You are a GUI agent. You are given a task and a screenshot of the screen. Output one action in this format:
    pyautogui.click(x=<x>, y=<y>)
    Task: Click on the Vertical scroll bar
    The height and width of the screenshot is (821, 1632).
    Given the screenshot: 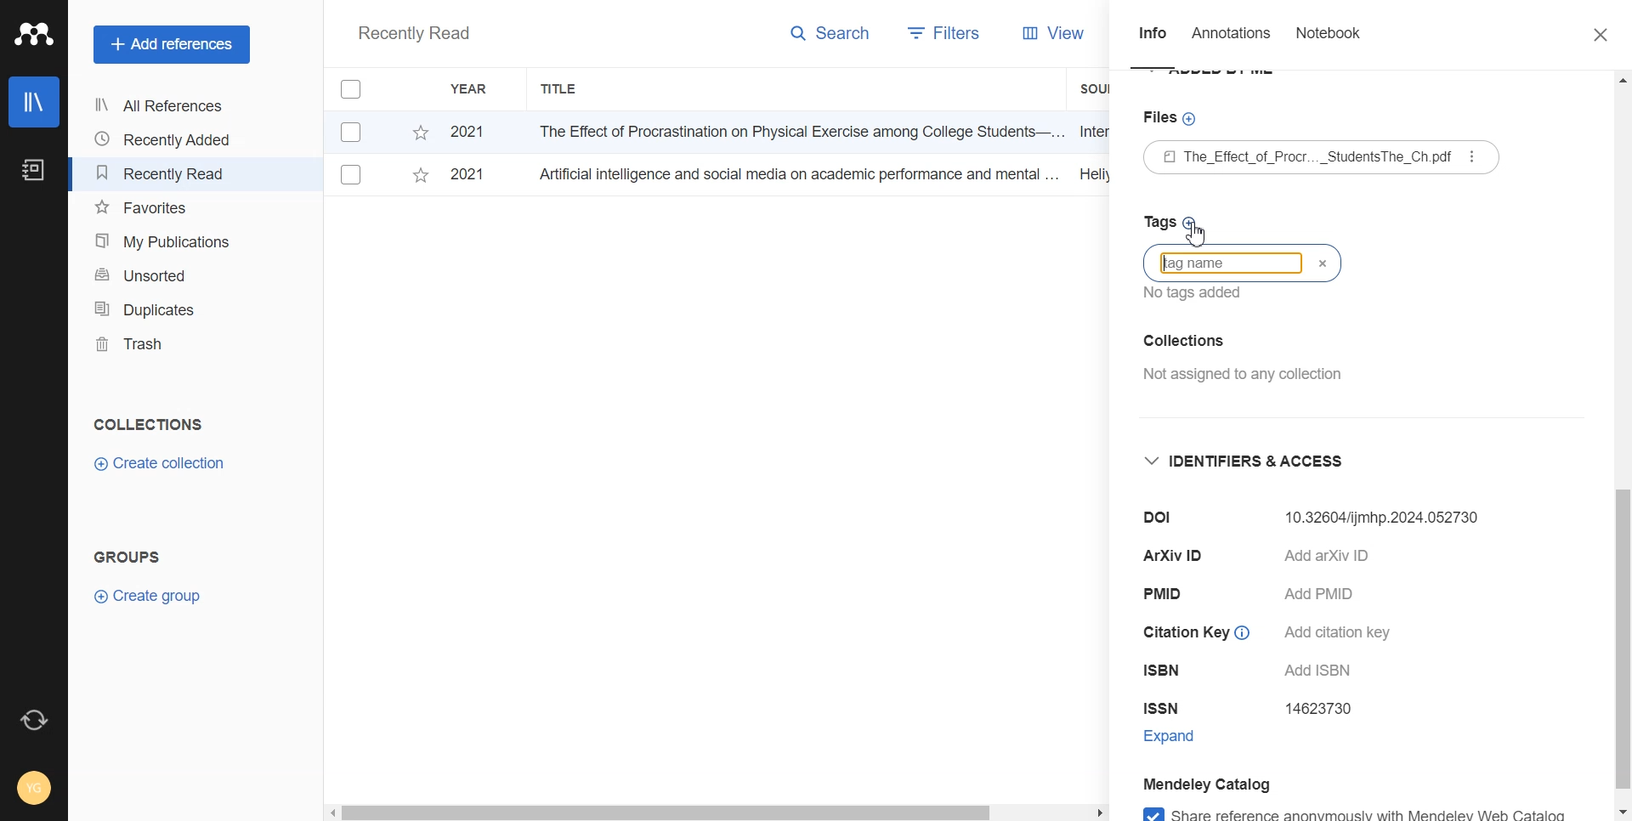 What is the action you would take?
    pyautogui.click(x=1622, y=446)
    